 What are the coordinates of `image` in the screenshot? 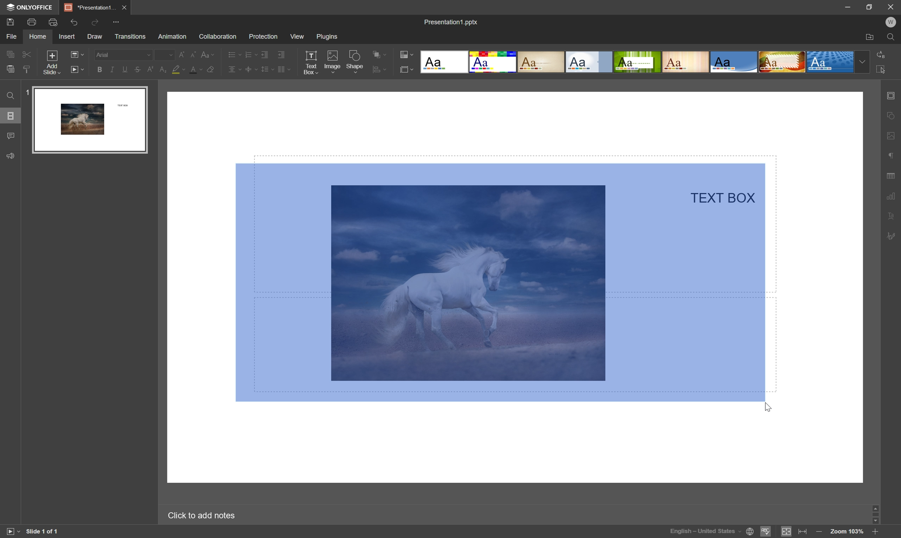 It's located at (332, 61).